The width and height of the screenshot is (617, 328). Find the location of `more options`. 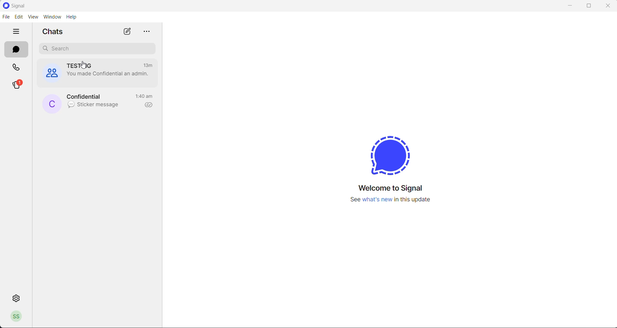

more options is located at coordinates (149, 32).